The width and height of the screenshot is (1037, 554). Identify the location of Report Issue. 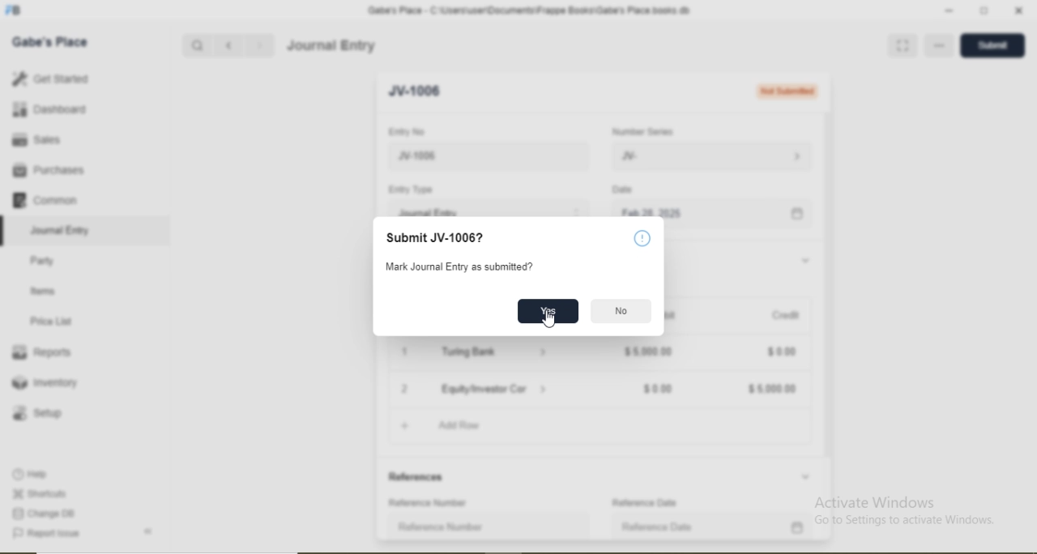
(45, 534).